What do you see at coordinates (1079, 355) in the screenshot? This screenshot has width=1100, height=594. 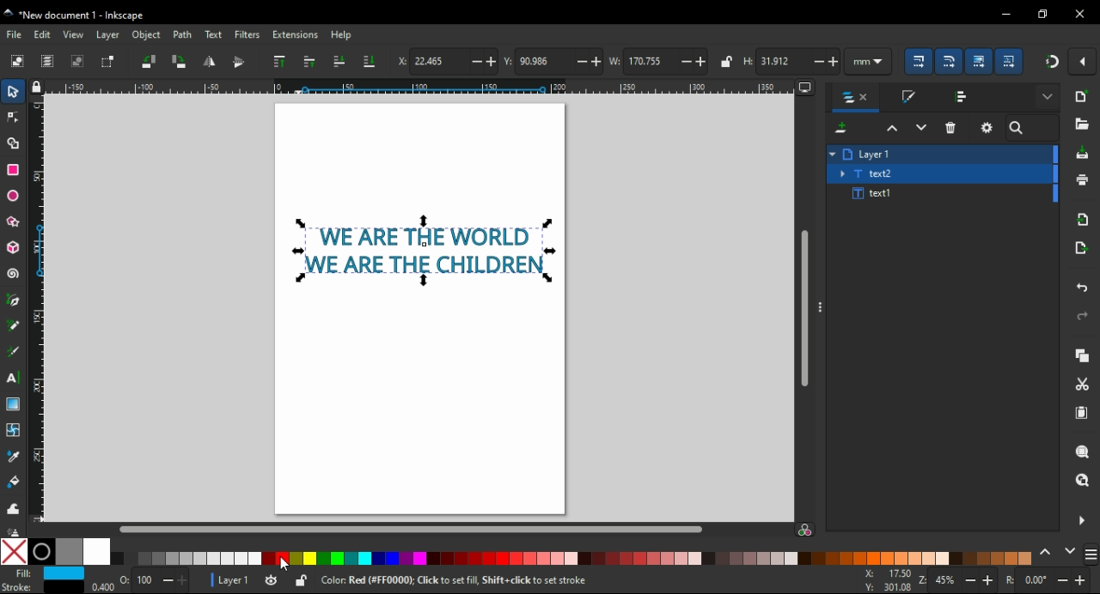 I see `copy` at bounding box center [1079, 355].